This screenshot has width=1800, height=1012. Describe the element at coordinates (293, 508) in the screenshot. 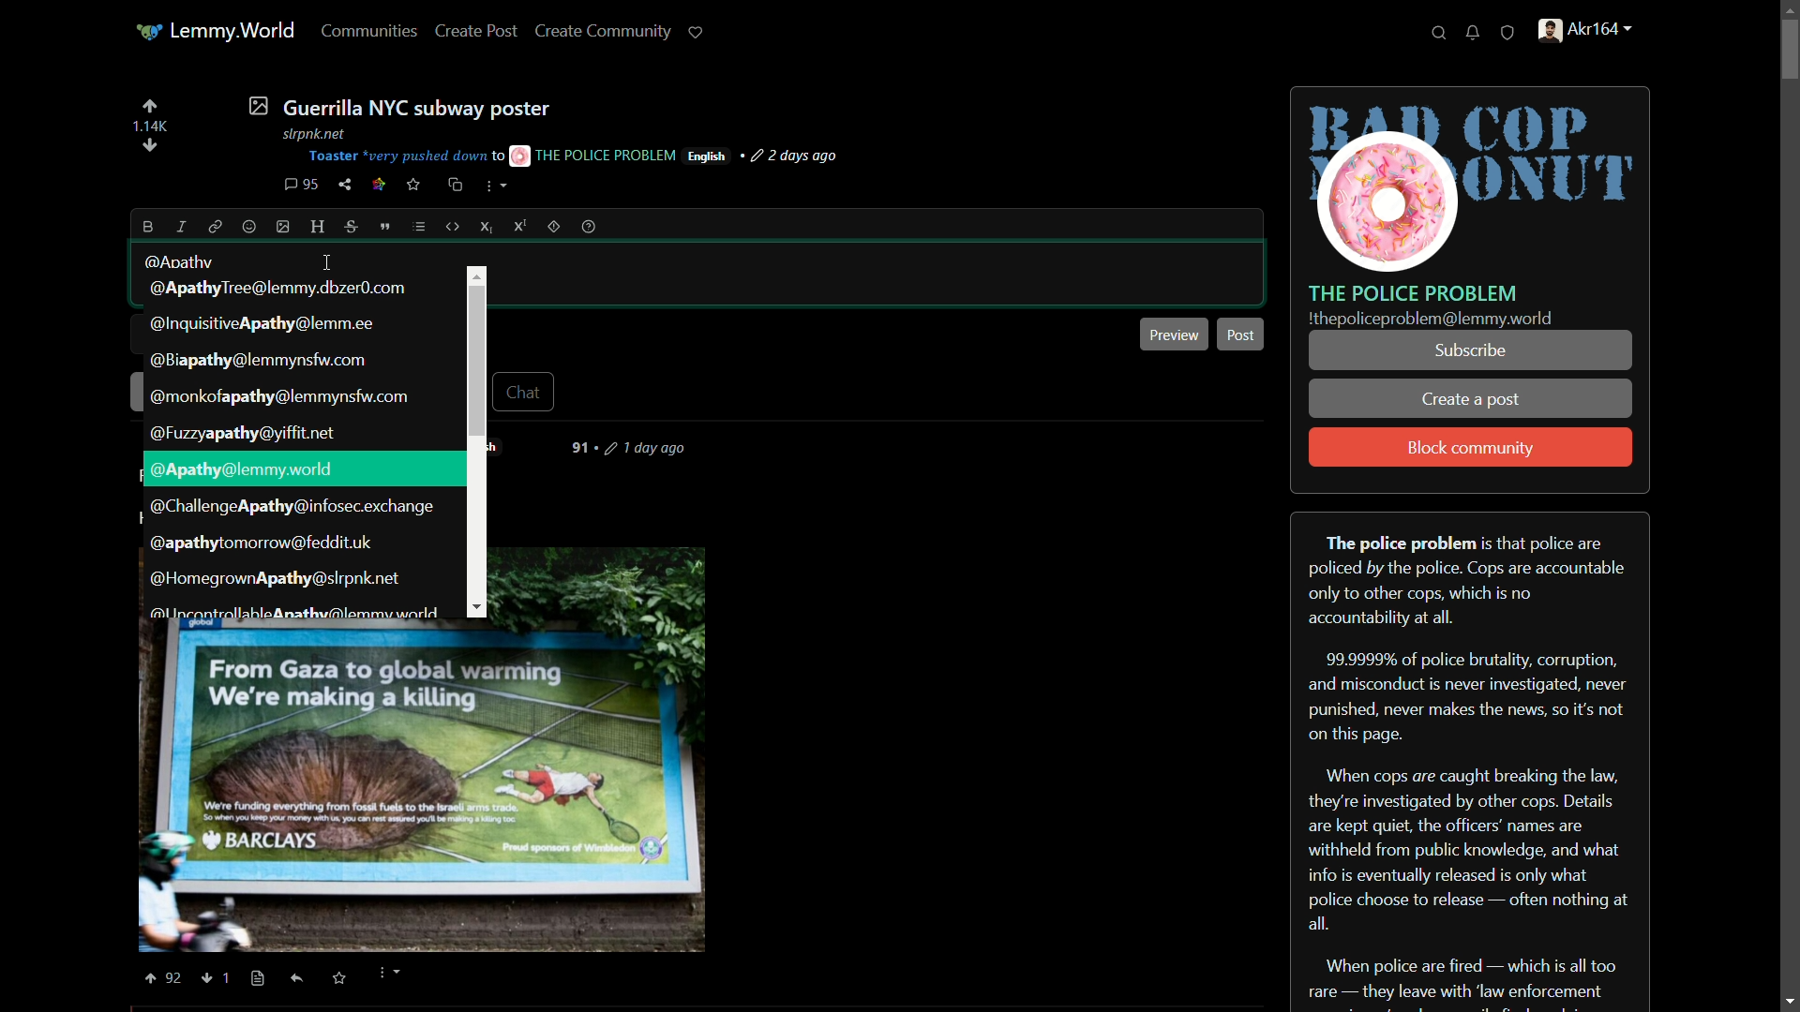

I see `suggestion-7` at that location.